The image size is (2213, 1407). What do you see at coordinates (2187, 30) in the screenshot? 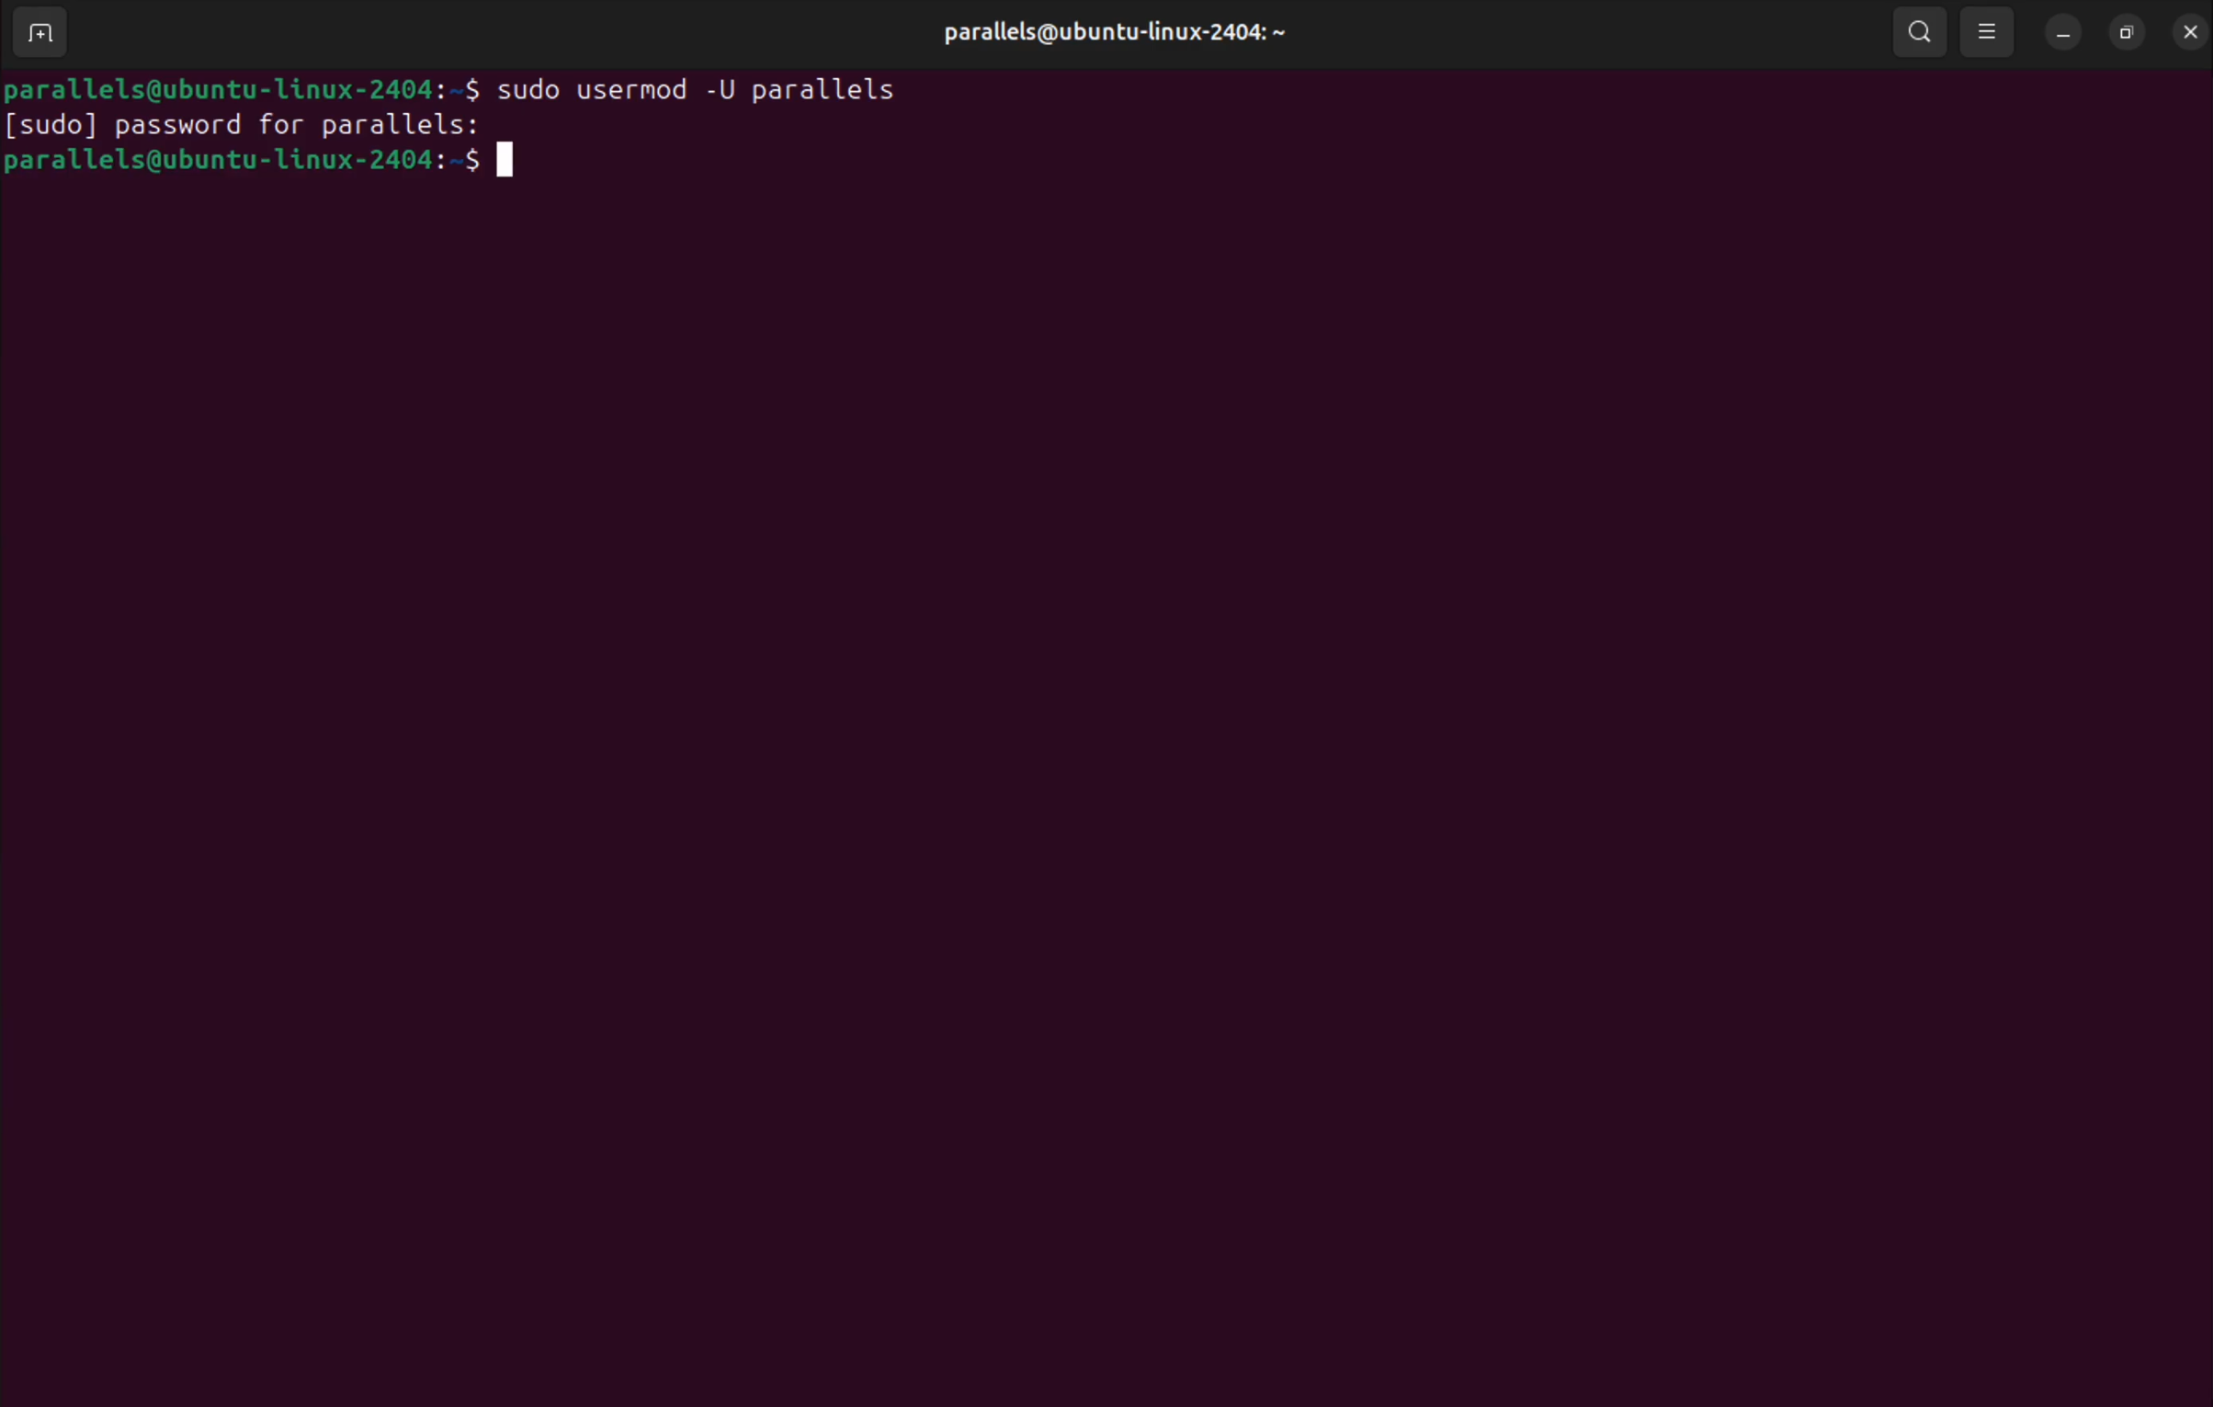
I see `close` at bounding box center [2187, 30].